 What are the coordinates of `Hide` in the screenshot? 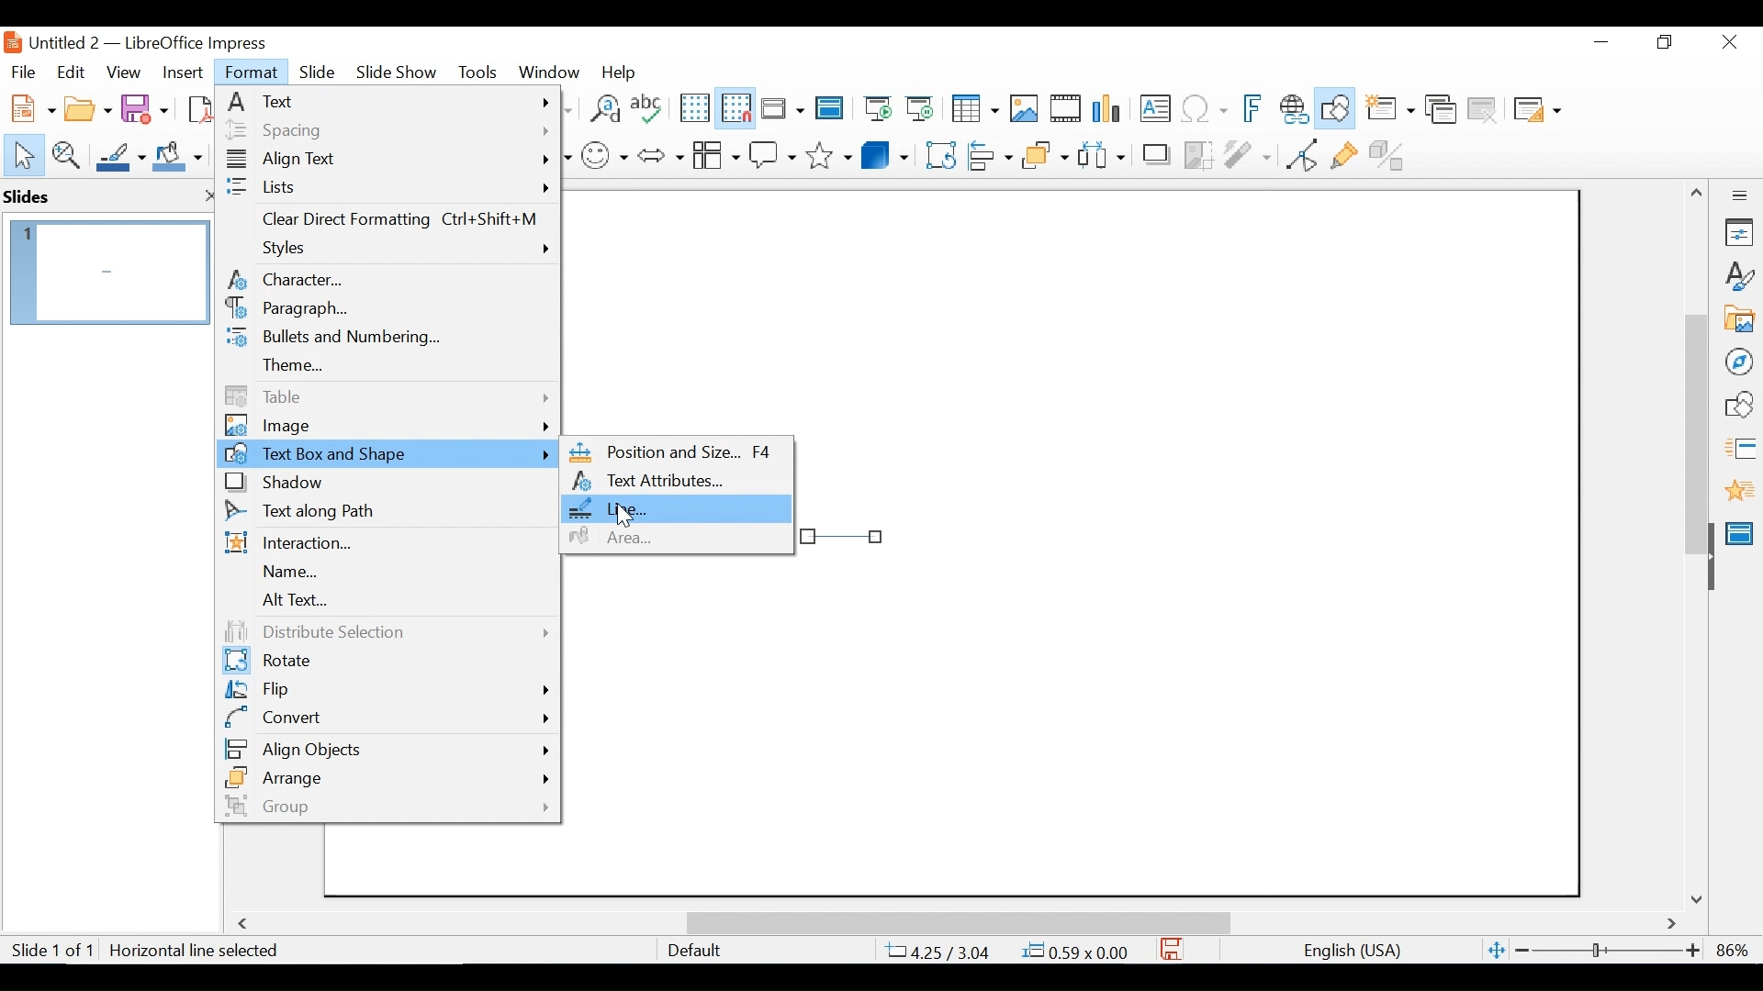 It's located at (1710, 552).